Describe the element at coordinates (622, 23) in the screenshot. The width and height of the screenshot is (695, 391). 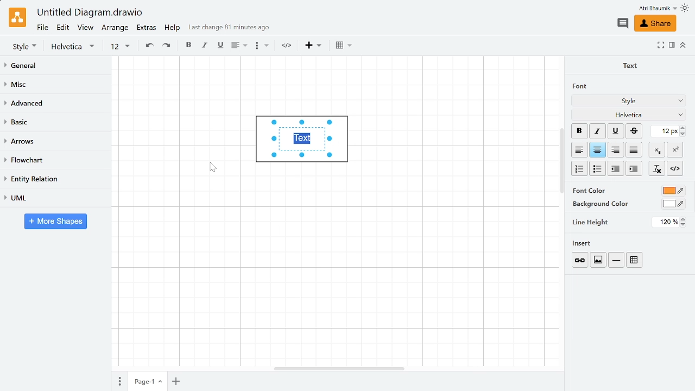
I see `Comment` at that location.